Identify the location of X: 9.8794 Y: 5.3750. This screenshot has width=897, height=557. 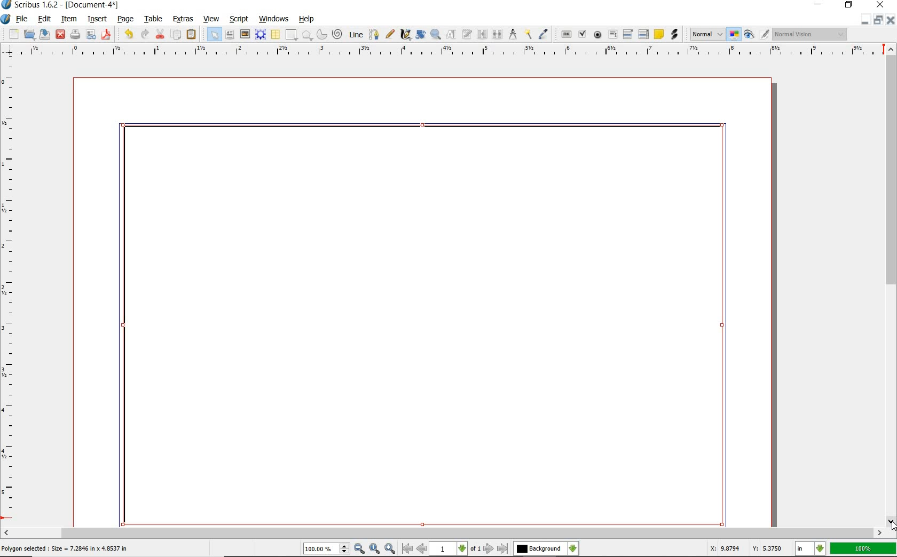
(745, 547).